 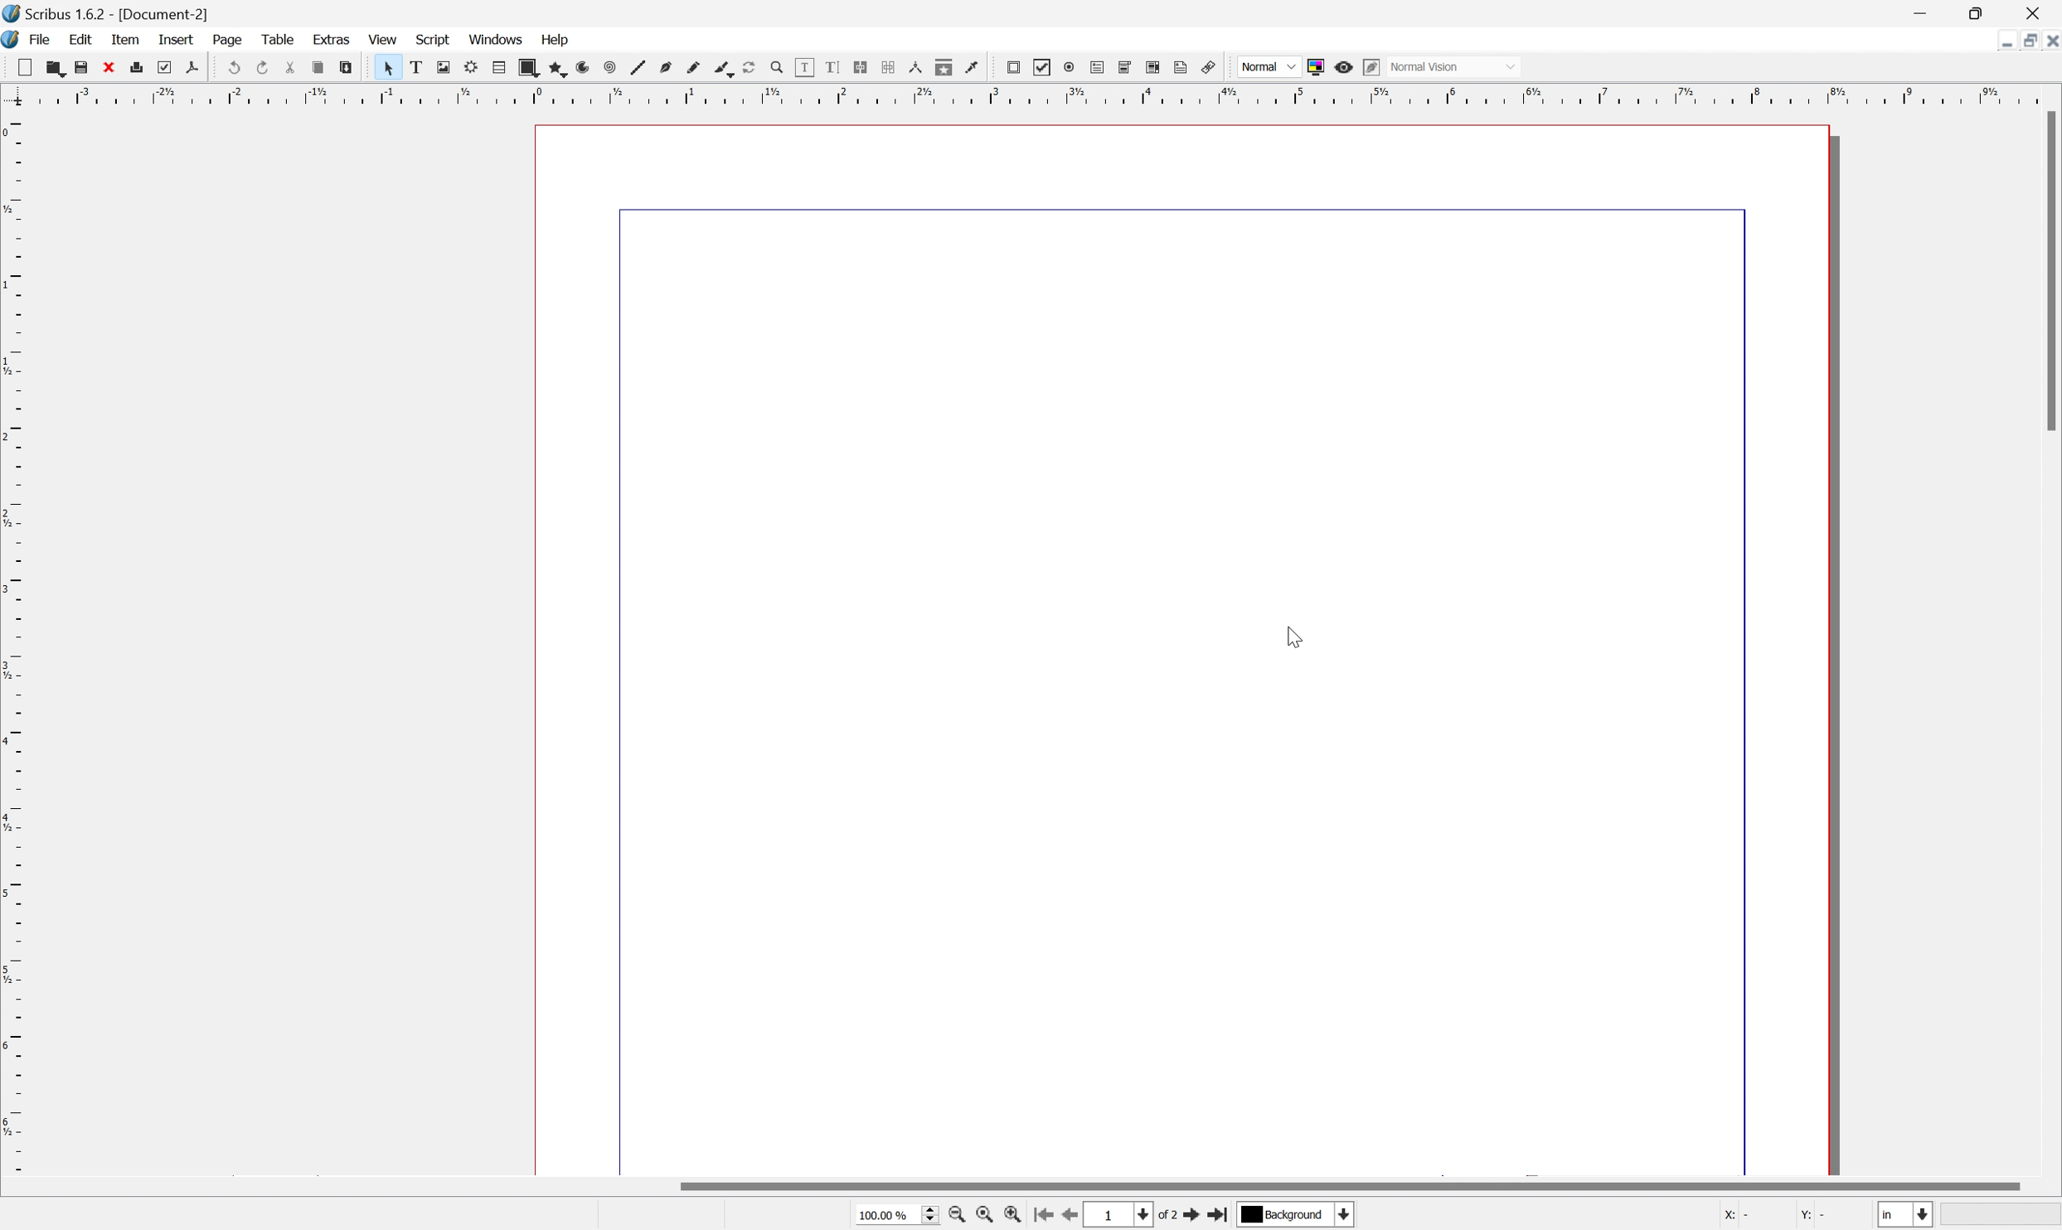 I want to click on Close, so click(x=114, y=67).